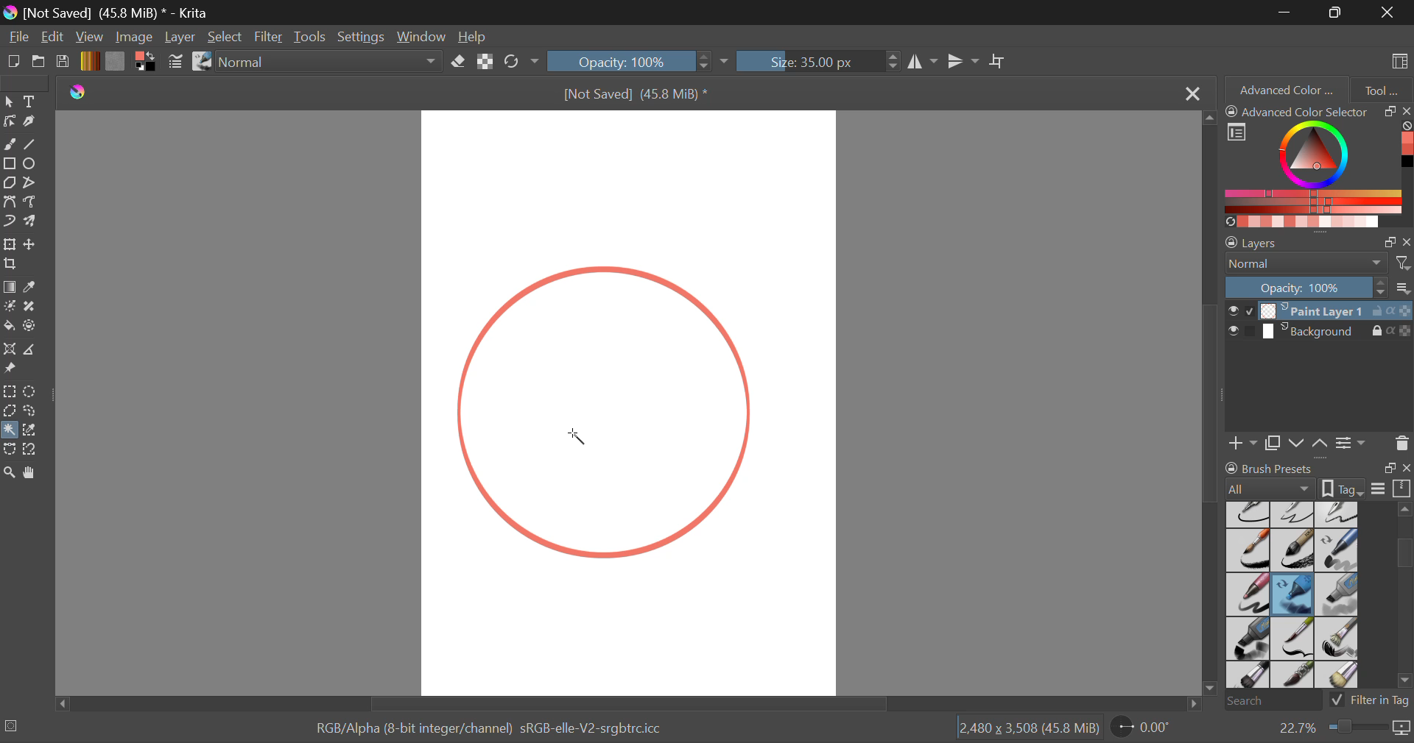 This screenshot has width=1414, height=743. What do you see at coordinates (10, 410) in the screenshot?
I see `Polygonal Selection Tool` at bounding box center [10, 410].